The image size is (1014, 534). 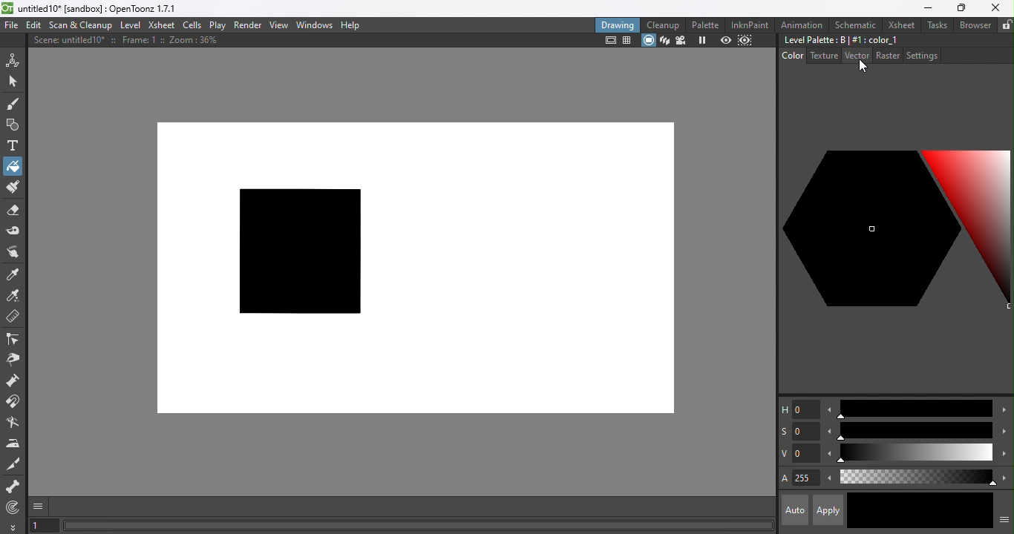 I want to click on Paint brush tool, so click(x=12, y=188).